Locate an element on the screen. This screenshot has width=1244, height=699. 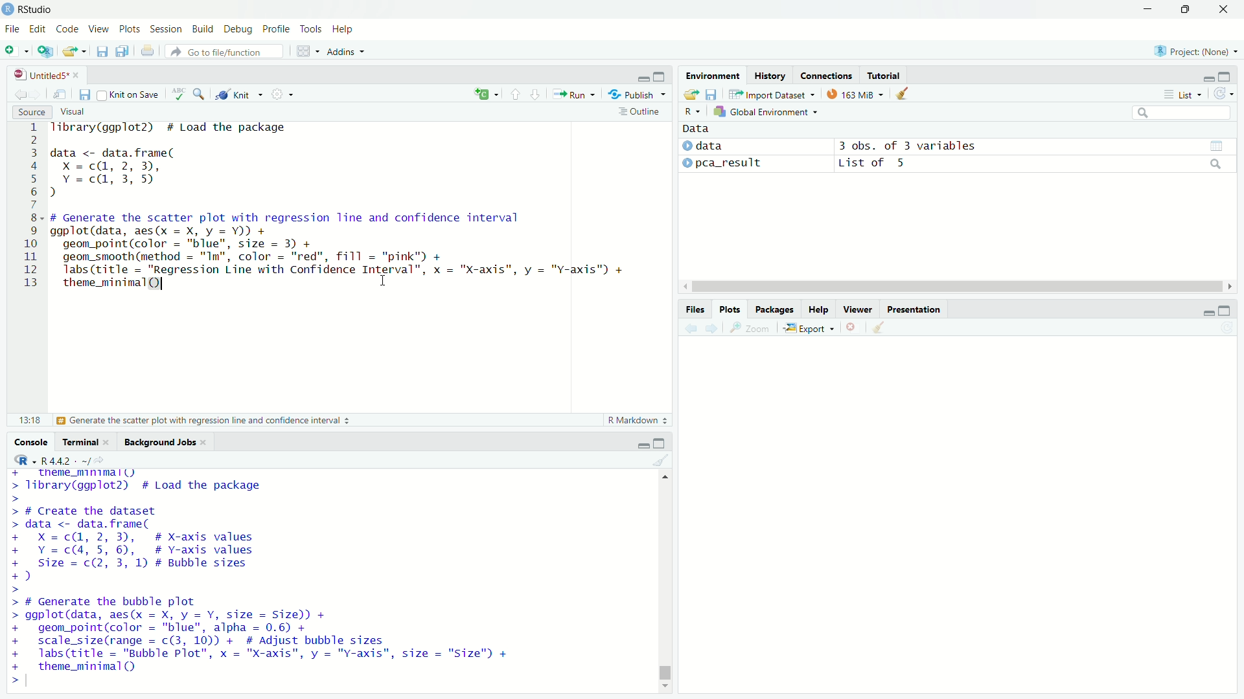
close is located at coordinates (1224, 10).